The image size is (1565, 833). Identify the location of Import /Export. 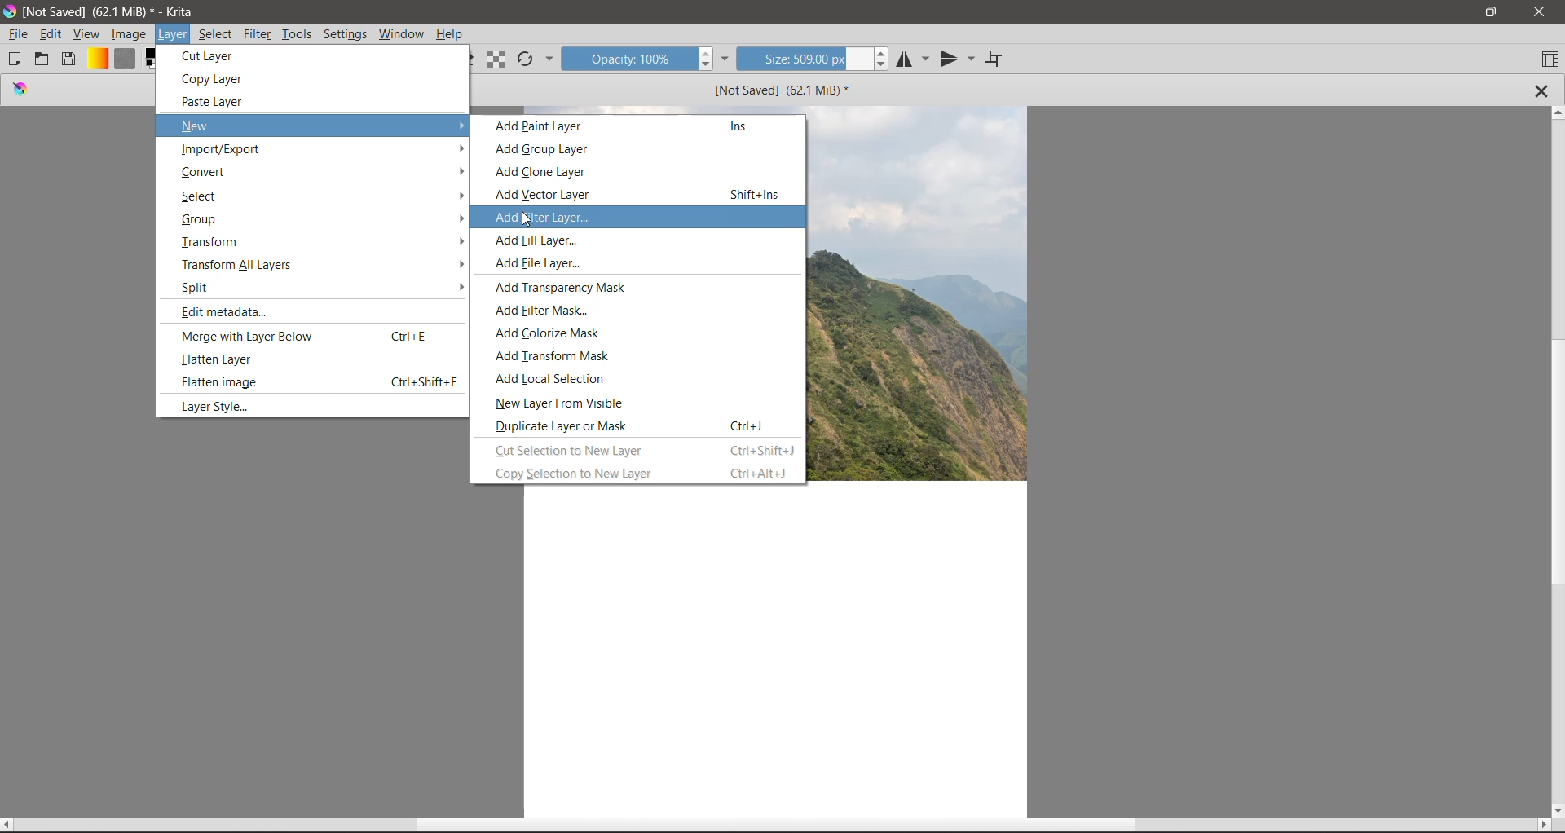
(320, 150).